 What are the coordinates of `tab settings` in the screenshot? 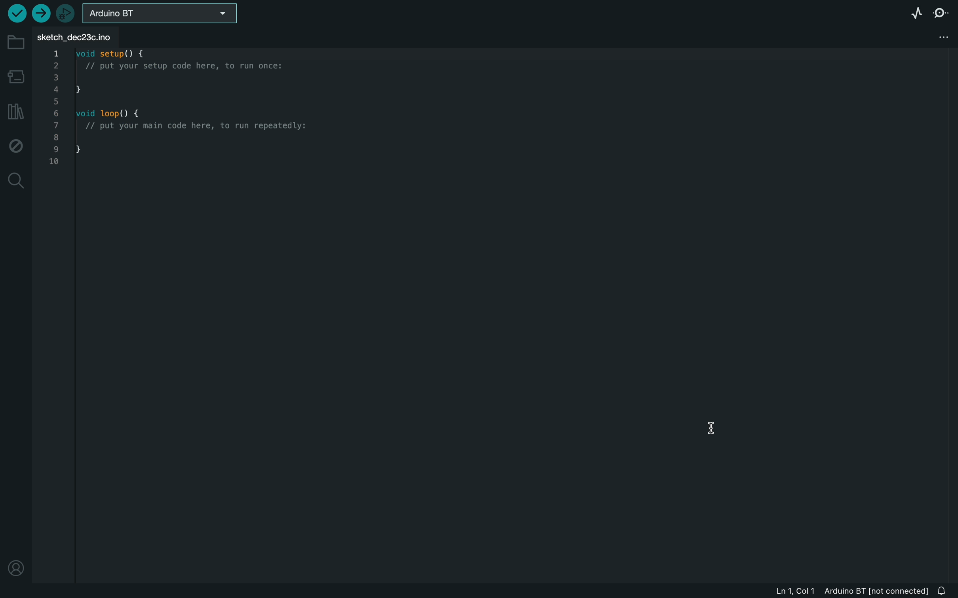 It's located at (941, 40).